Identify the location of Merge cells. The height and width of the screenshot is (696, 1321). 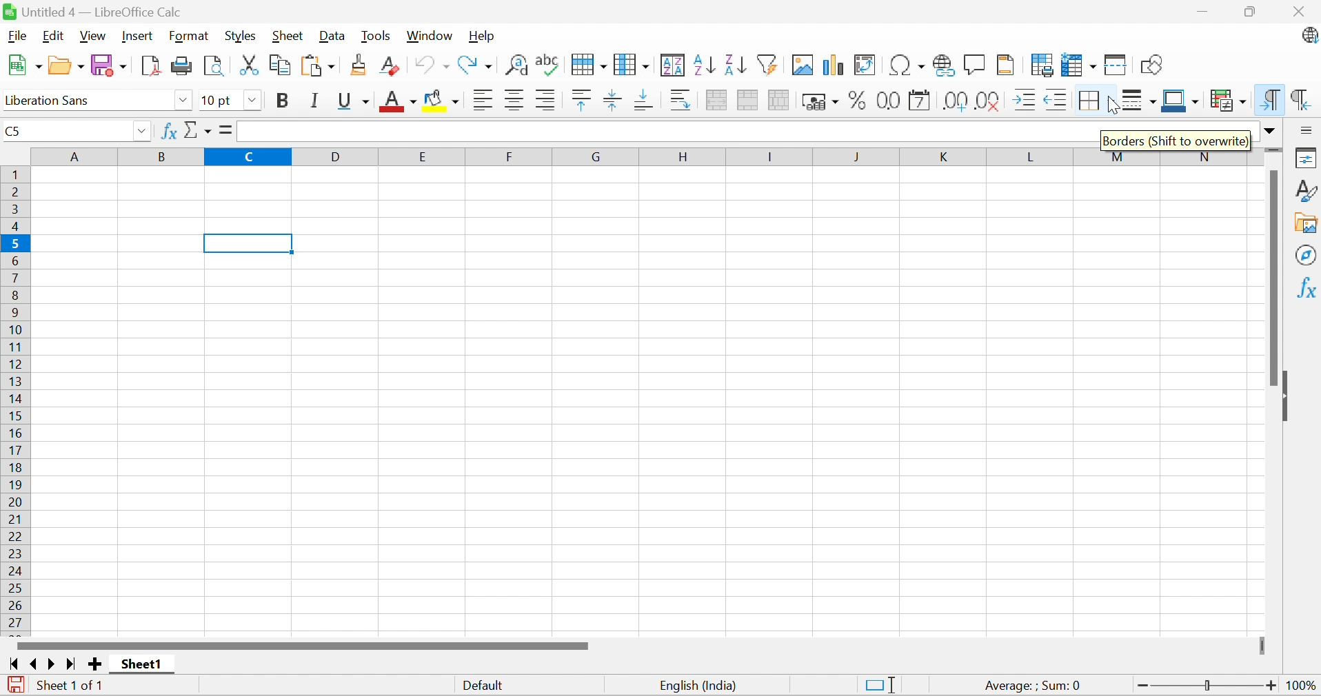
(749, 101).